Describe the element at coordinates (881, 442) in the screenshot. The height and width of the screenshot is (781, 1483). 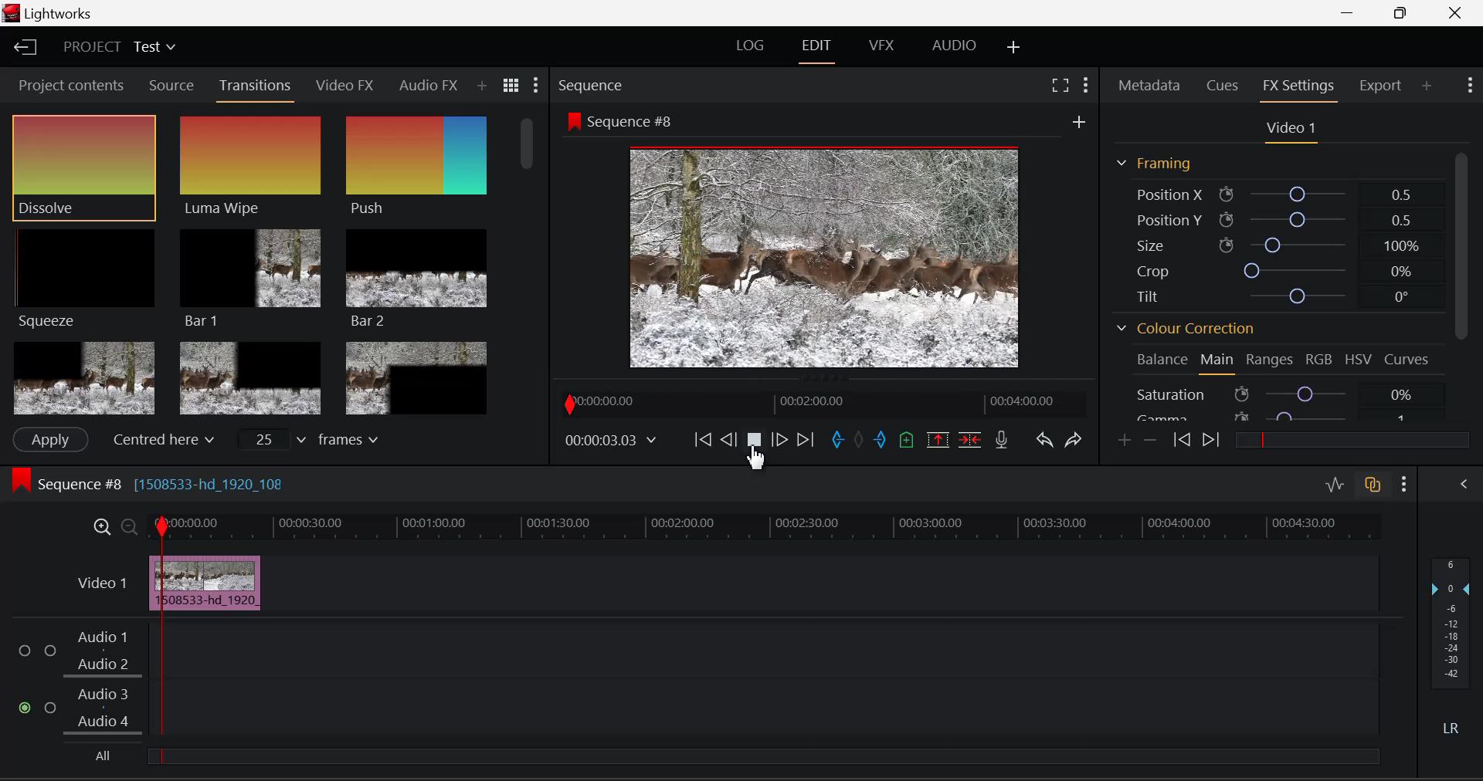
I see `Mark Out` at that location.